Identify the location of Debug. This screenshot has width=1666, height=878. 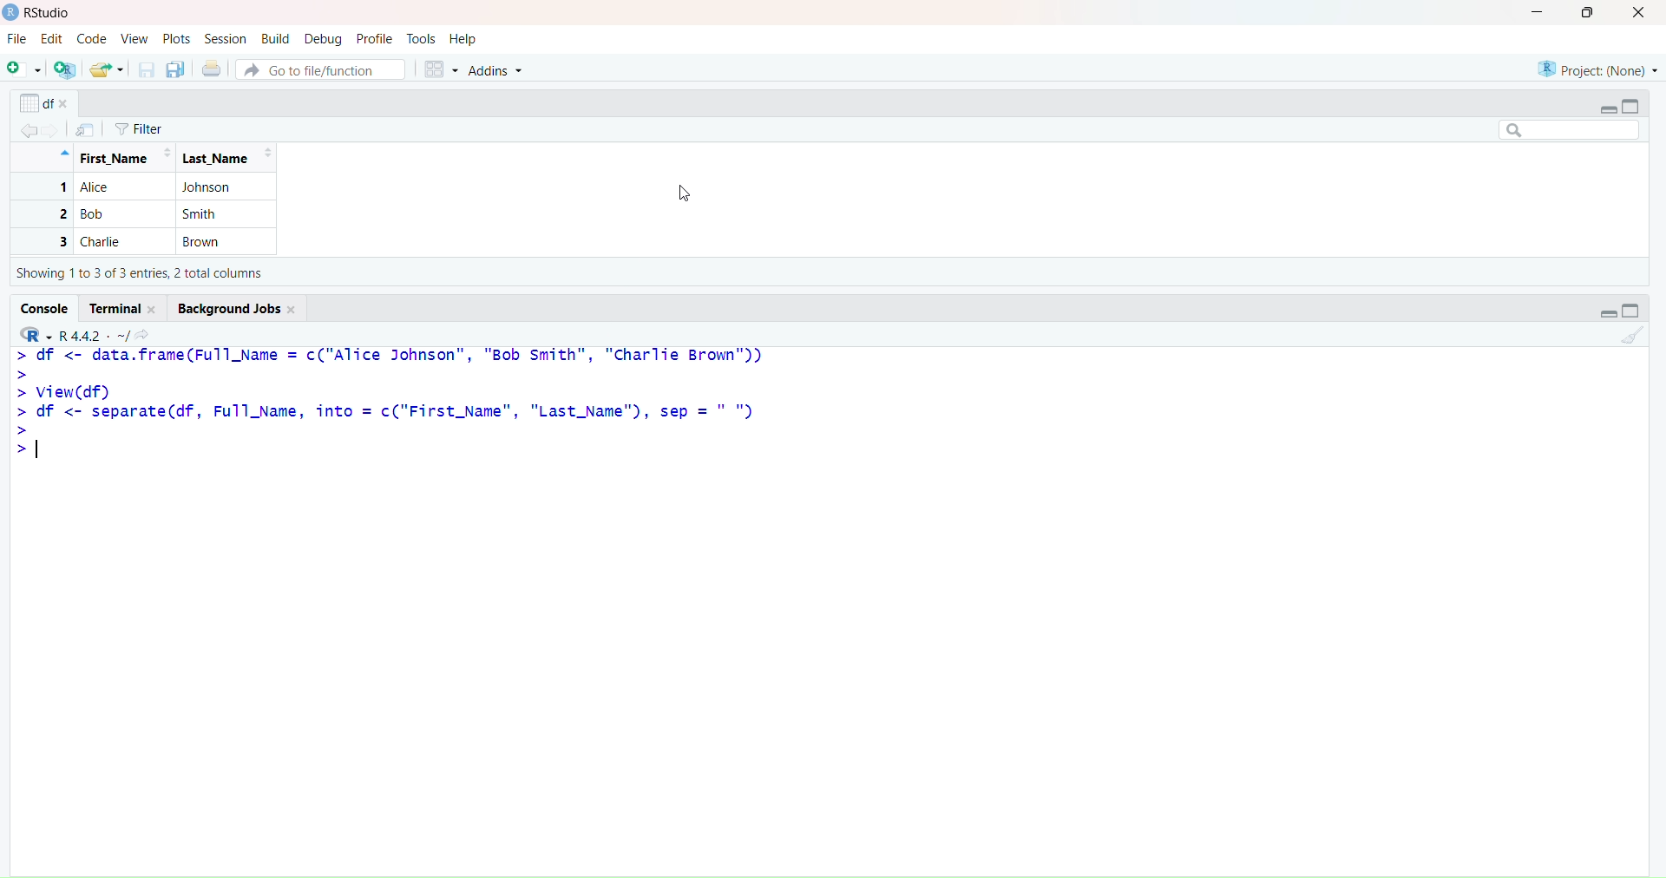
(323, 39).